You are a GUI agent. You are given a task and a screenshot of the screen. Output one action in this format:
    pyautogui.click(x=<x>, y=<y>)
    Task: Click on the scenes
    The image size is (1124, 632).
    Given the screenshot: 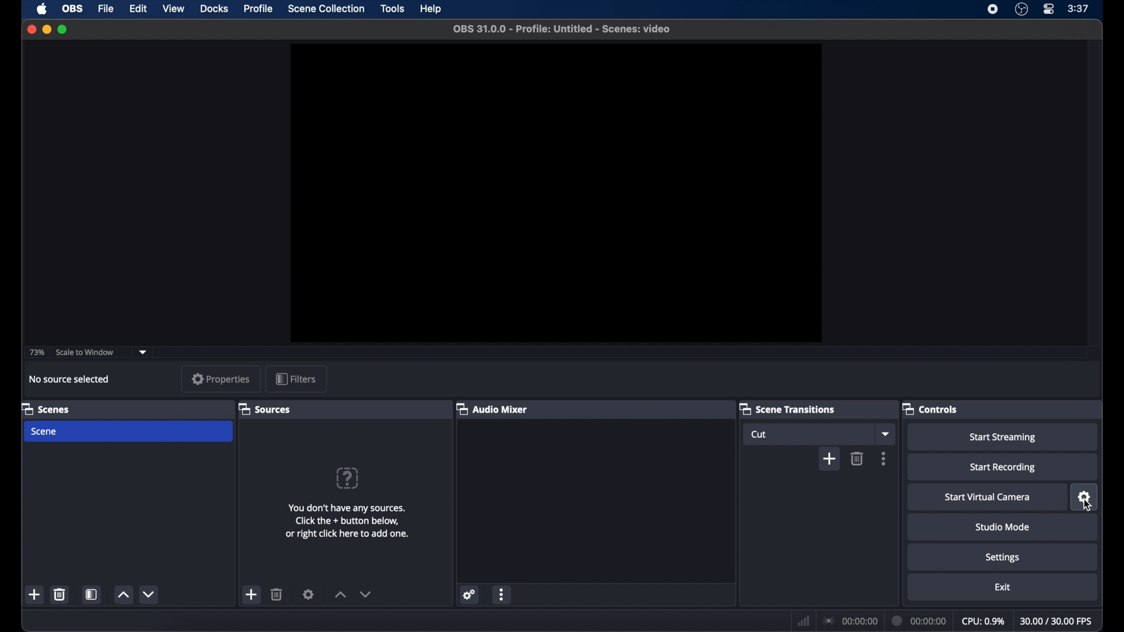 What is the action you would take?
    pyautogui.click(x=45, y=408)
    